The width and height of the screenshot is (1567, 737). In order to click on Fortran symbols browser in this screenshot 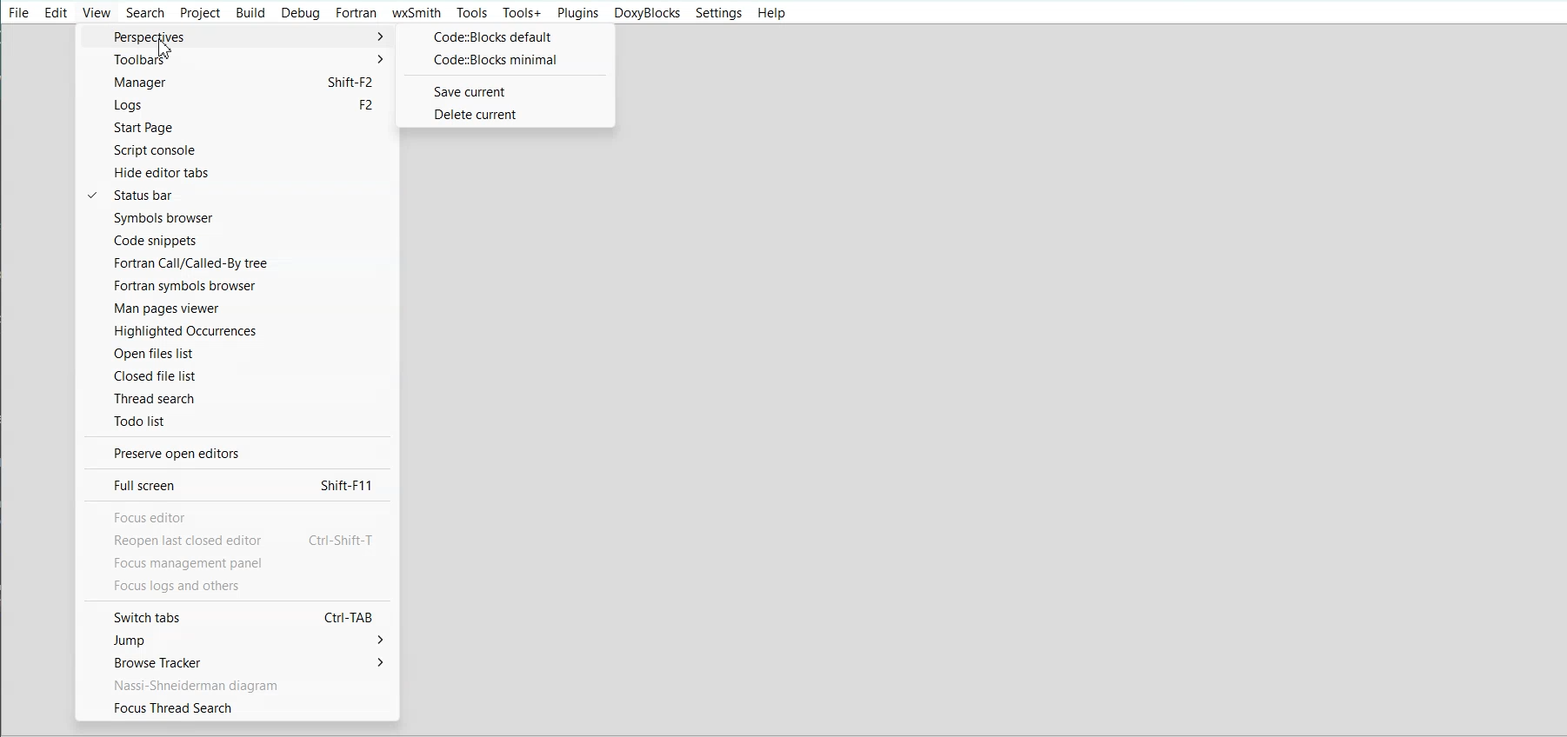, I will do `click(237, 284)`.